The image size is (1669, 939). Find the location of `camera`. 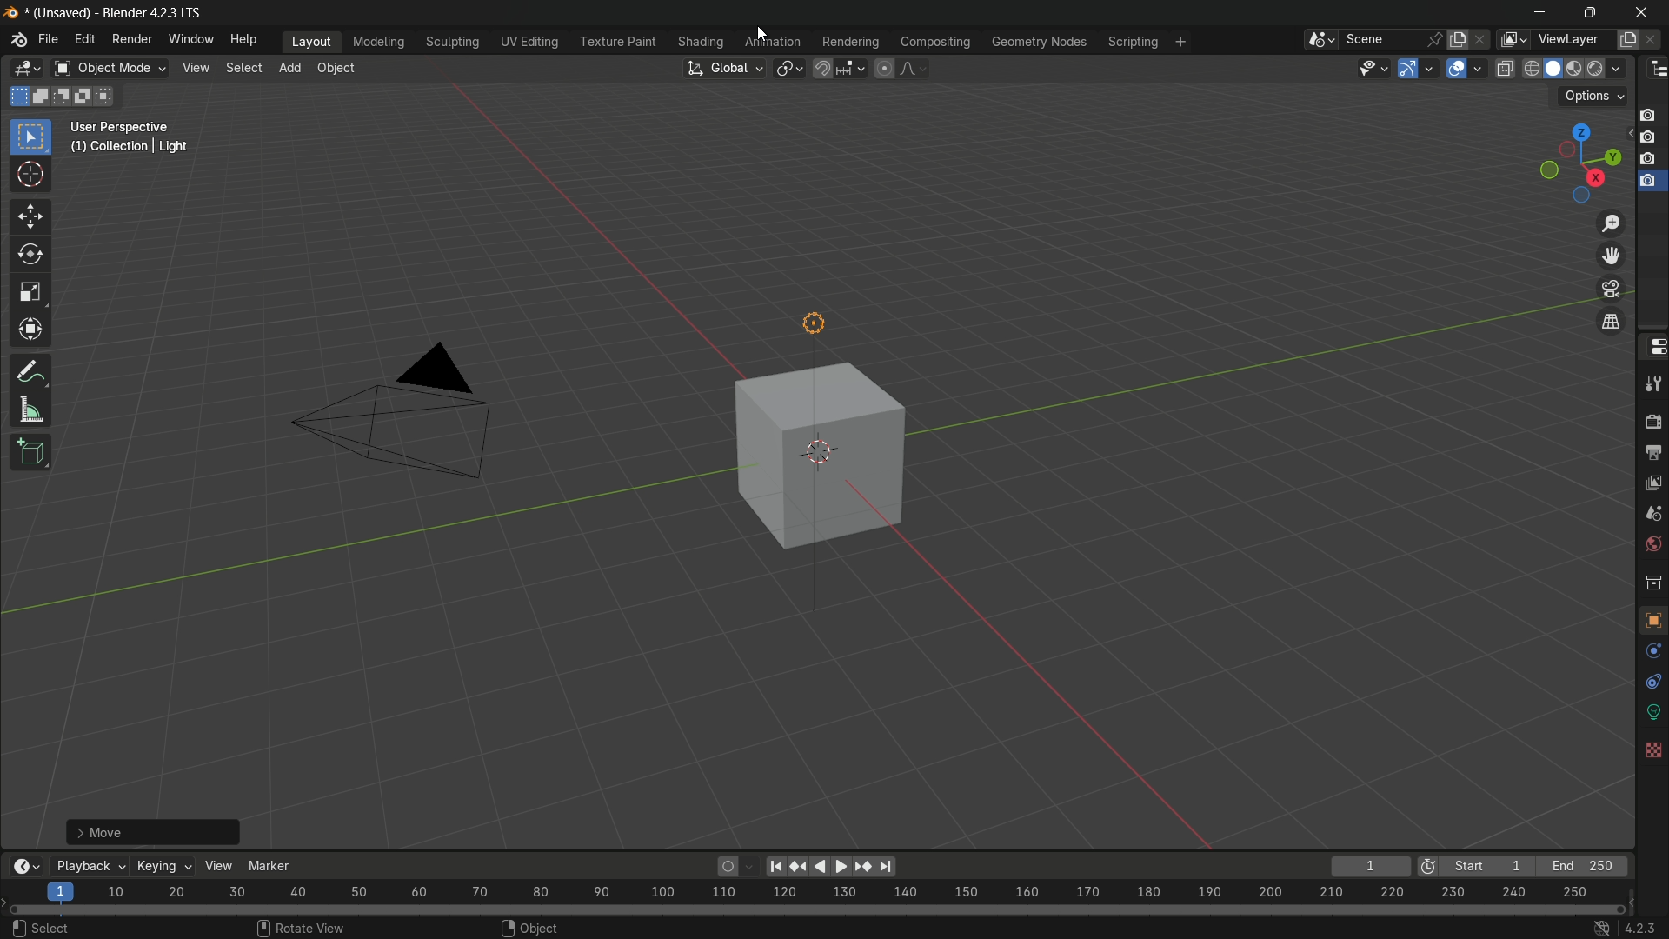

camera is located at coordinates (387, 423).